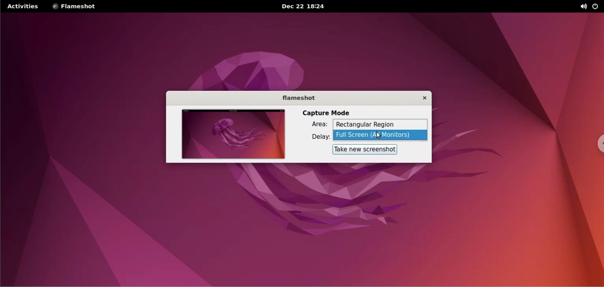 Image resolution: width=604 pixels, height=287 pixels. I want to click on rectangular region, so click(380, 125).